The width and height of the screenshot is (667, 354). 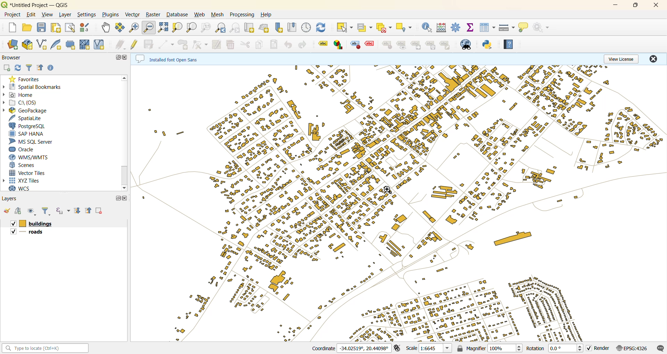 I want to click on measure line, so click(x=507, y=28).